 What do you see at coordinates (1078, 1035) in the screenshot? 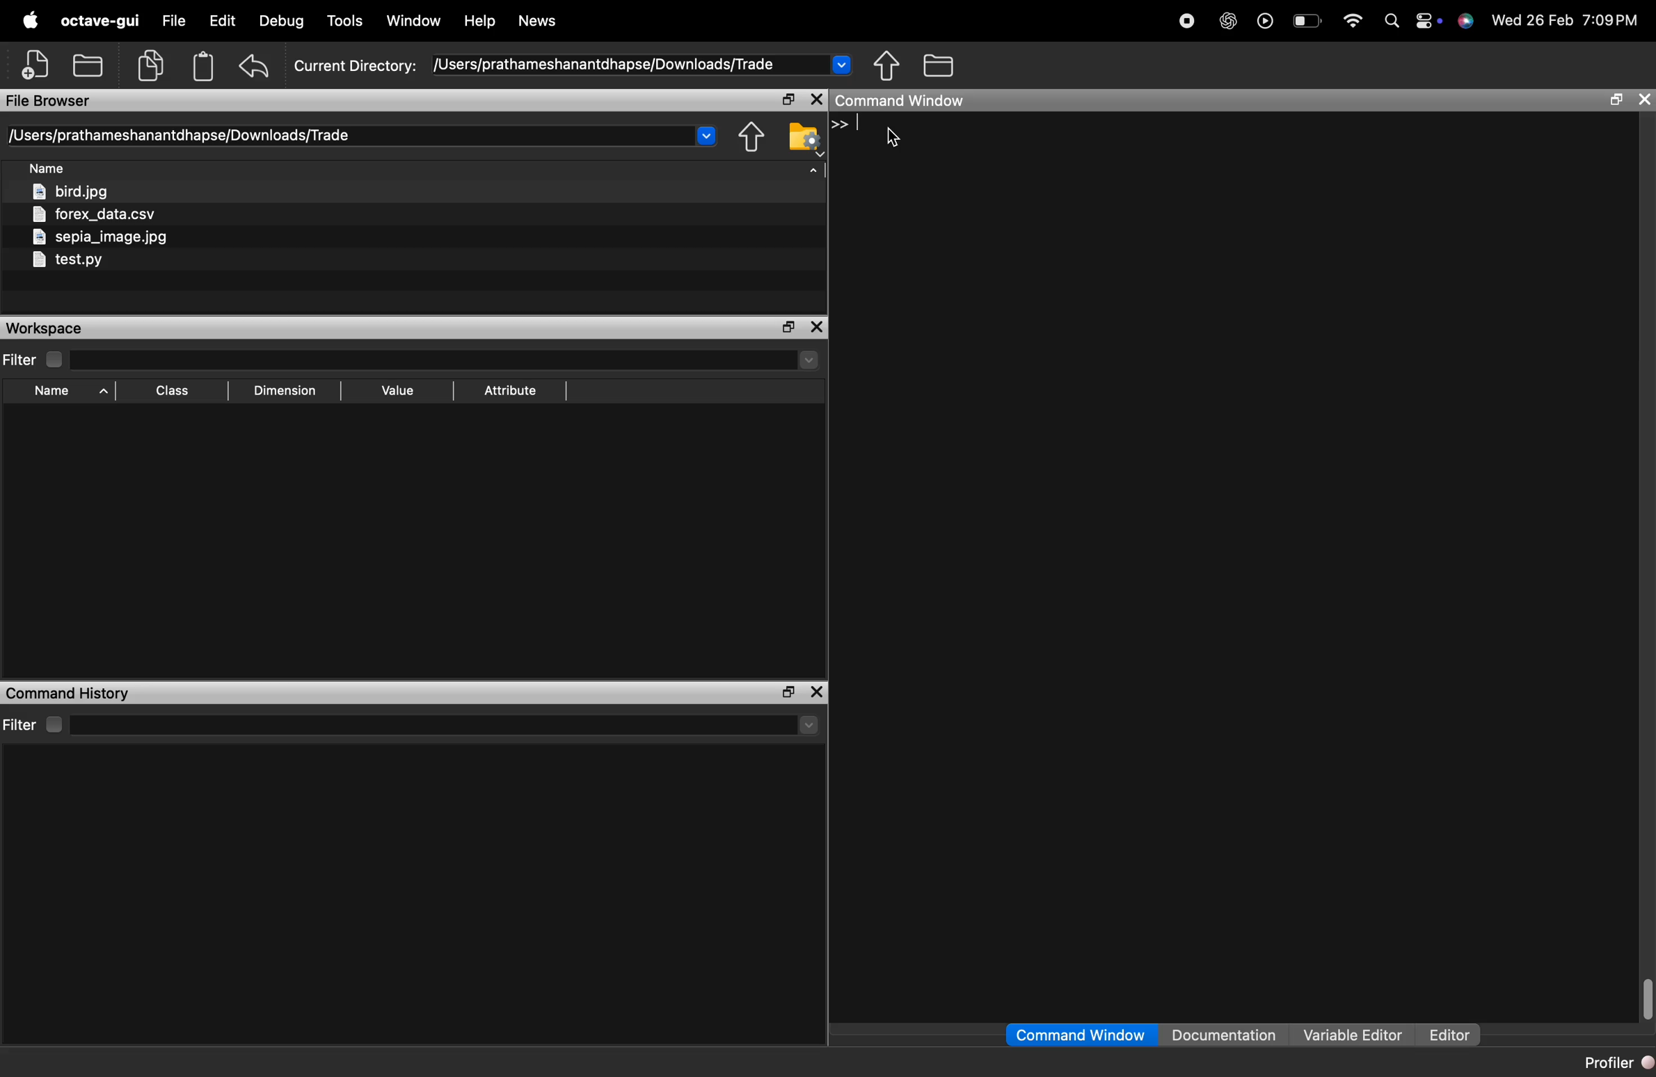
I see `command window` at bounding box center [1078, 1035].